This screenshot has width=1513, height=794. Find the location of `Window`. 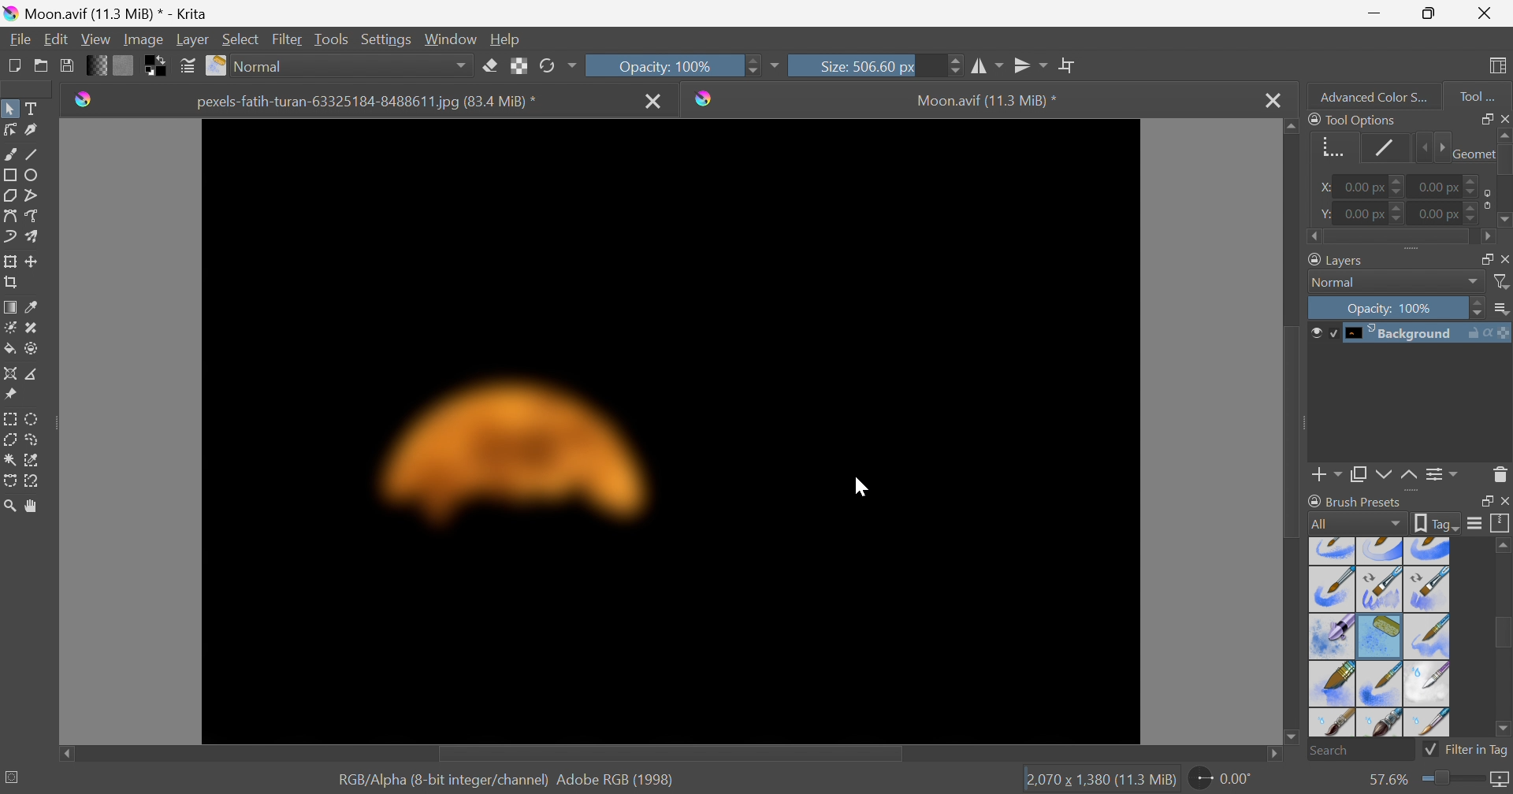

Window is located at coordinates (448, 40).